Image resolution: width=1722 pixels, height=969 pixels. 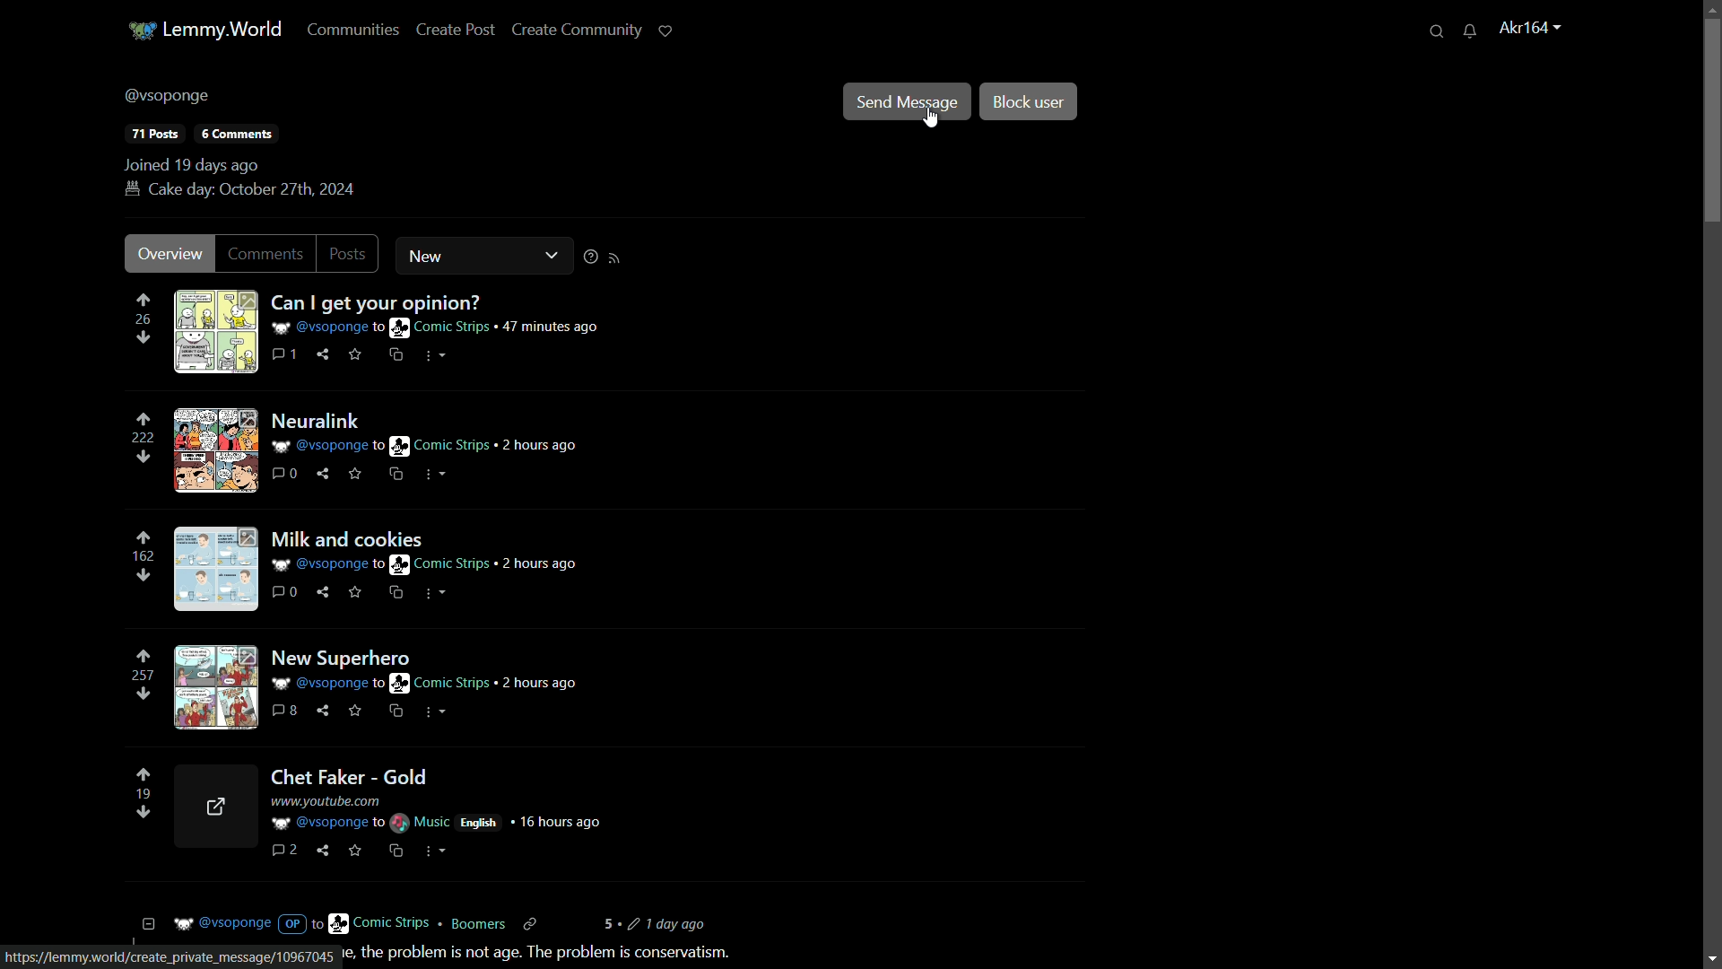 What do you see at coordinates (1530, 28) in the screenshot?
I see `username` at bounding box center [1530, 28].